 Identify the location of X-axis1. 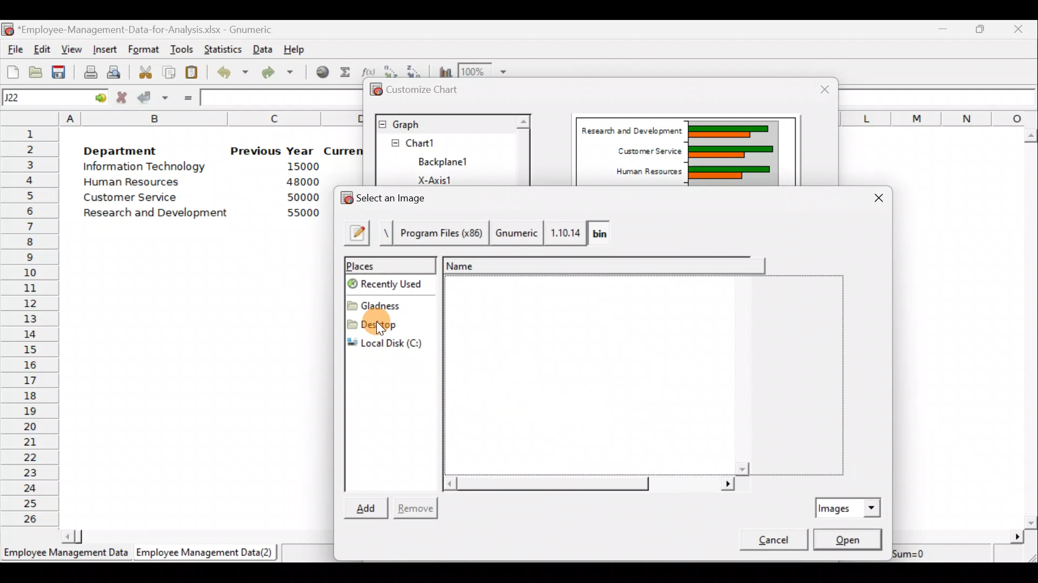
(442, 179).